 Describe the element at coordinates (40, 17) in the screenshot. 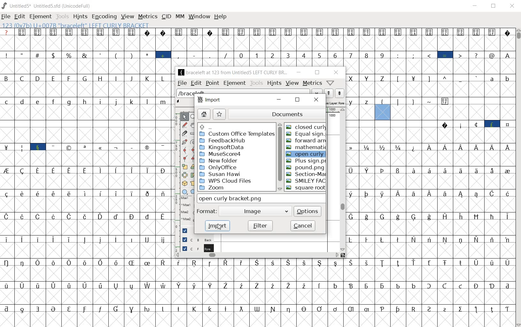

I see `element` at that location.